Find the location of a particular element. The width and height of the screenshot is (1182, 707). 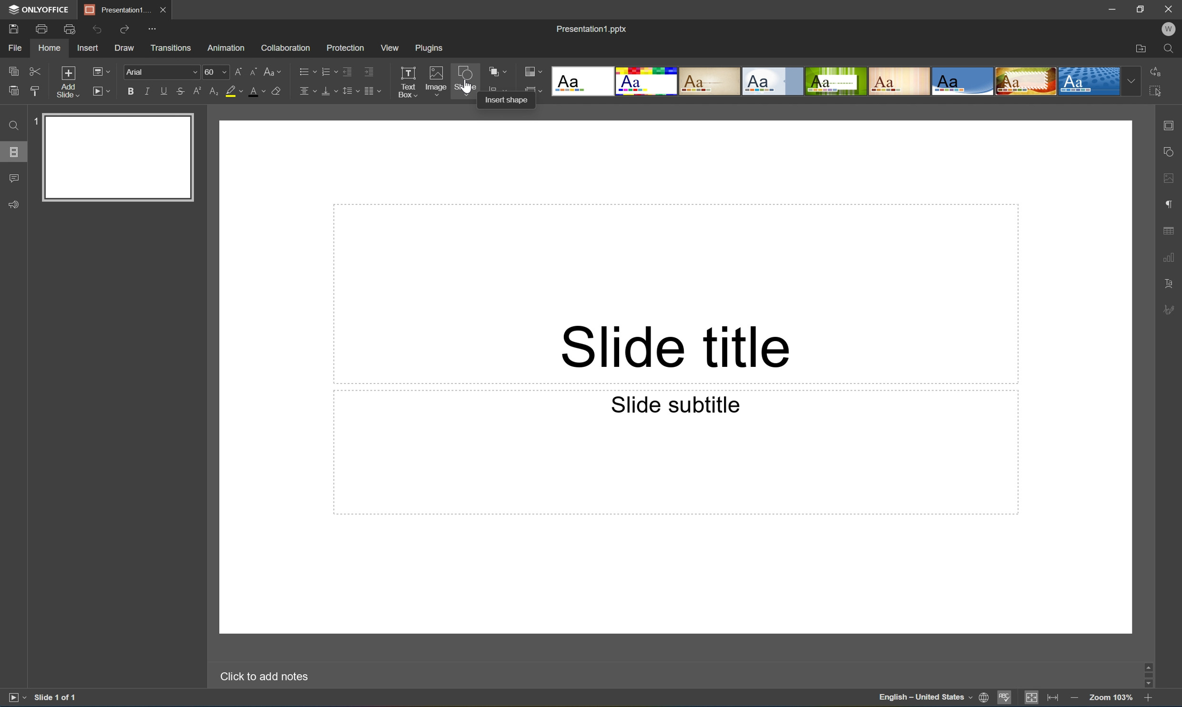

Type of slides is located at coordinates (845, 81).